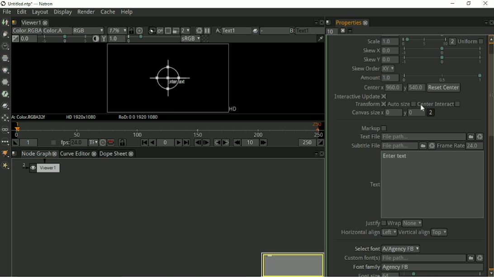  I want to click on Interactive Update, so click(359, 97).